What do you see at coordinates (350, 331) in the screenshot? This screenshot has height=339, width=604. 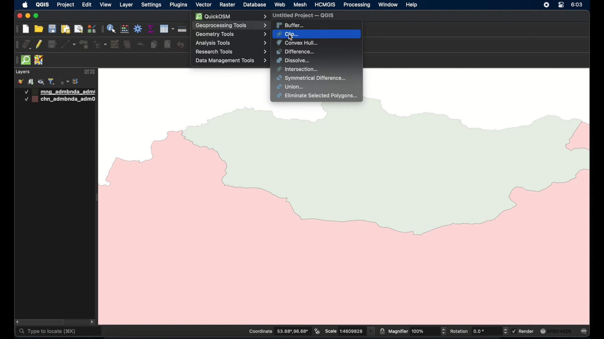 I see `scale` at bounding box center [350, 331].